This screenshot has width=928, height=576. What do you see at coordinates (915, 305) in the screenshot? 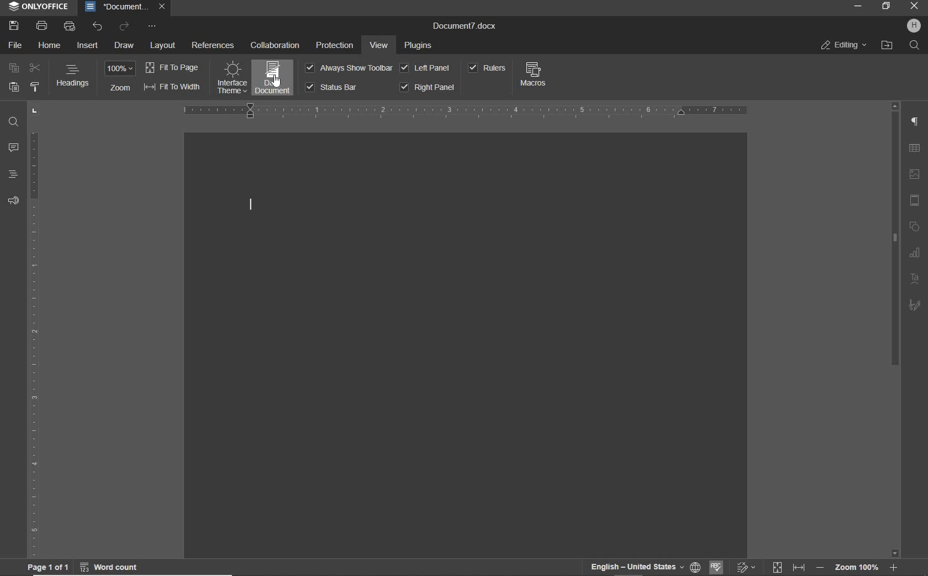
I see `SIGNATURE` at bounding box center [915, 305].